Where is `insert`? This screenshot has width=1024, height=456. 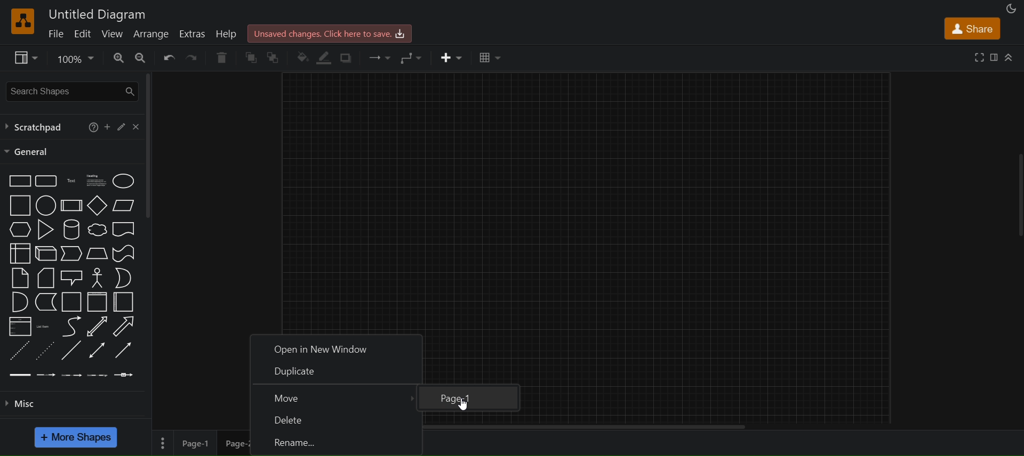 insert is located at coordinates (452, 57).